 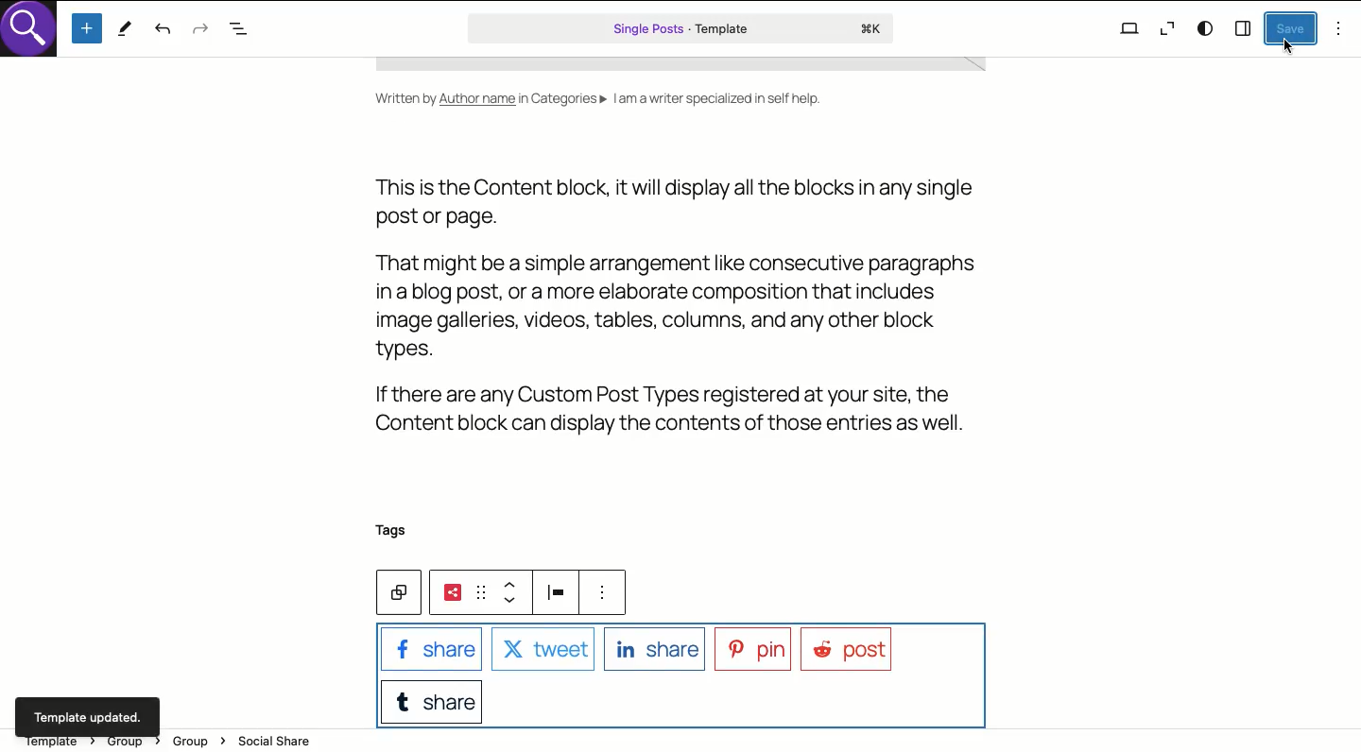 What do you see at coordinates (1292, 46) in the screenshot?
I see `cursor` at bounding box center [1292, 46].